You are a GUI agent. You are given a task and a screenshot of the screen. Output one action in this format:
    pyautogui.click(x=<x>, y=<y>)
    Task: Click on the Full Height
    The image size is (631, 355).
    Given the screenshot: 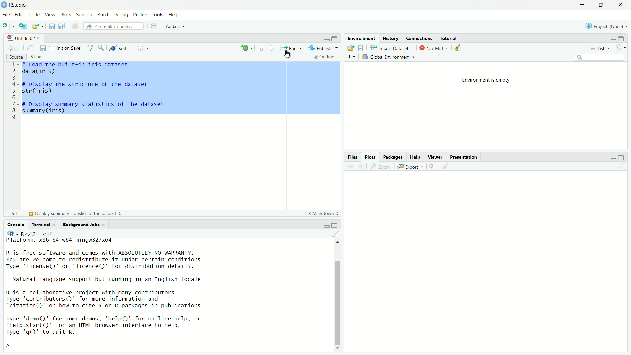 What is the action you would take?
    pyautogui.click(x=622, y=38)
    